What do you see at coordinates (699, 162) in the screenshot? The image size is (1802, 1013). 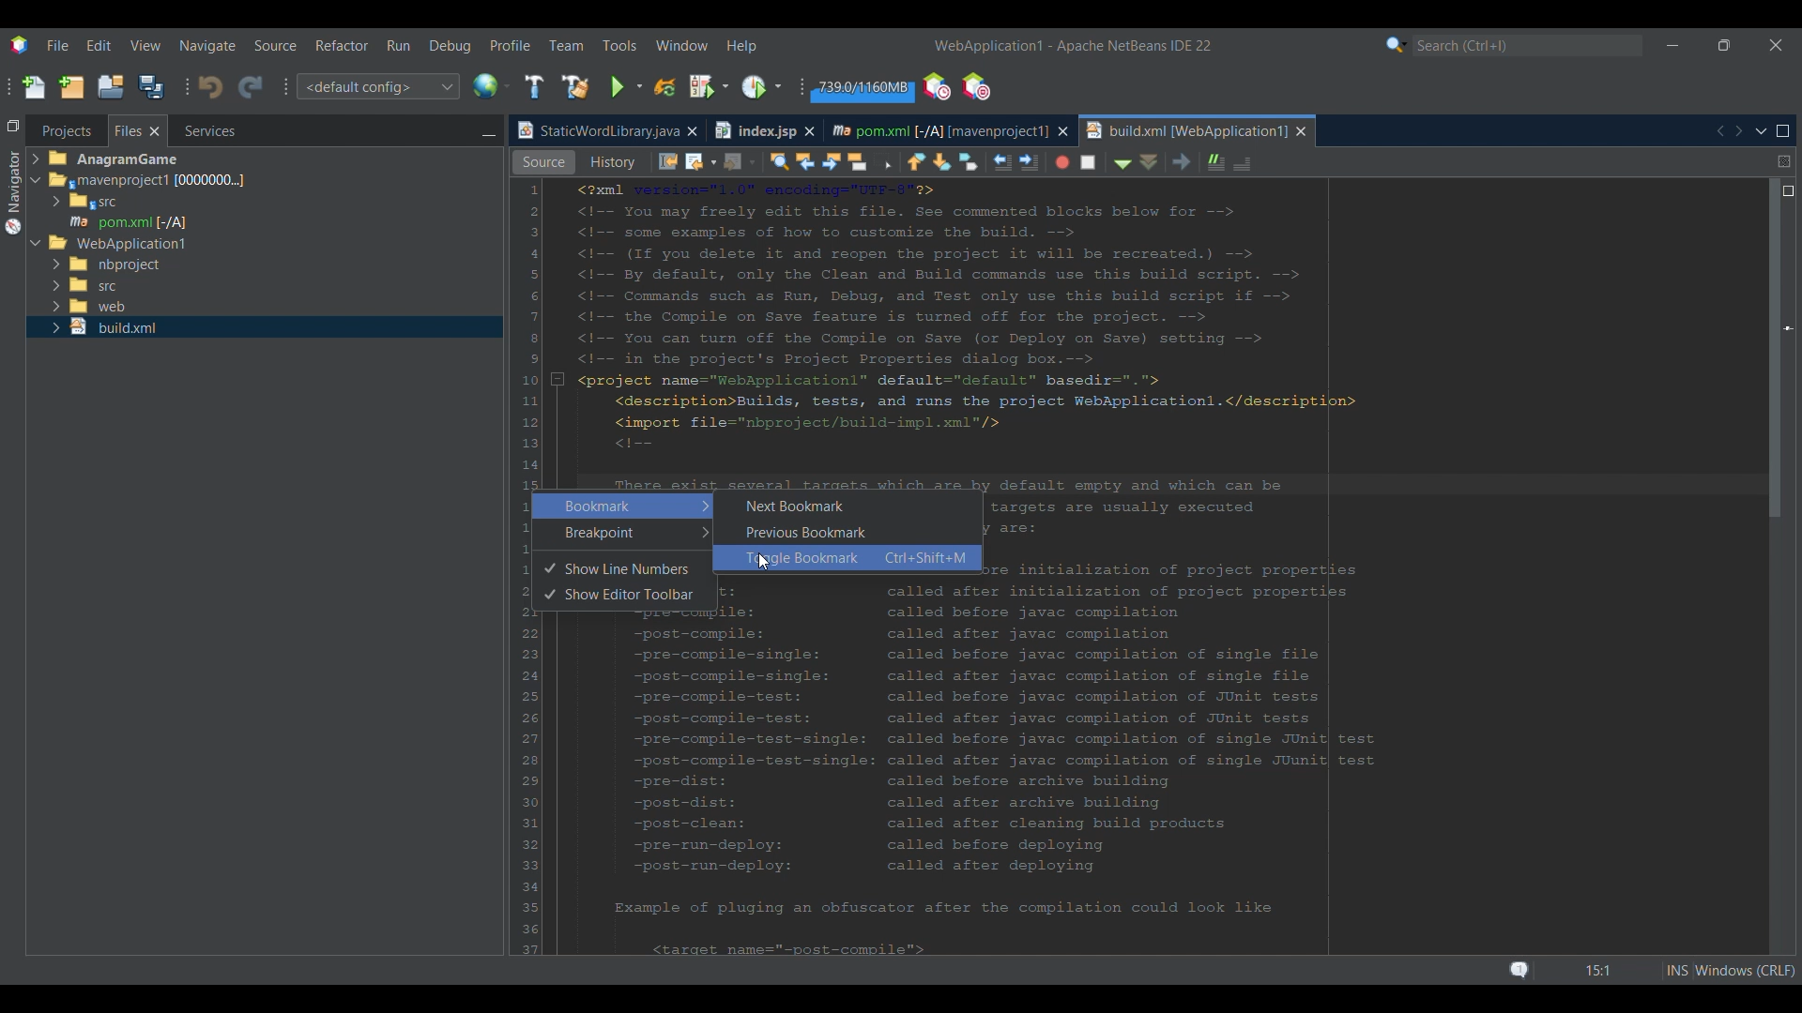 I see `Effective view` at bounding box center [699, 162].